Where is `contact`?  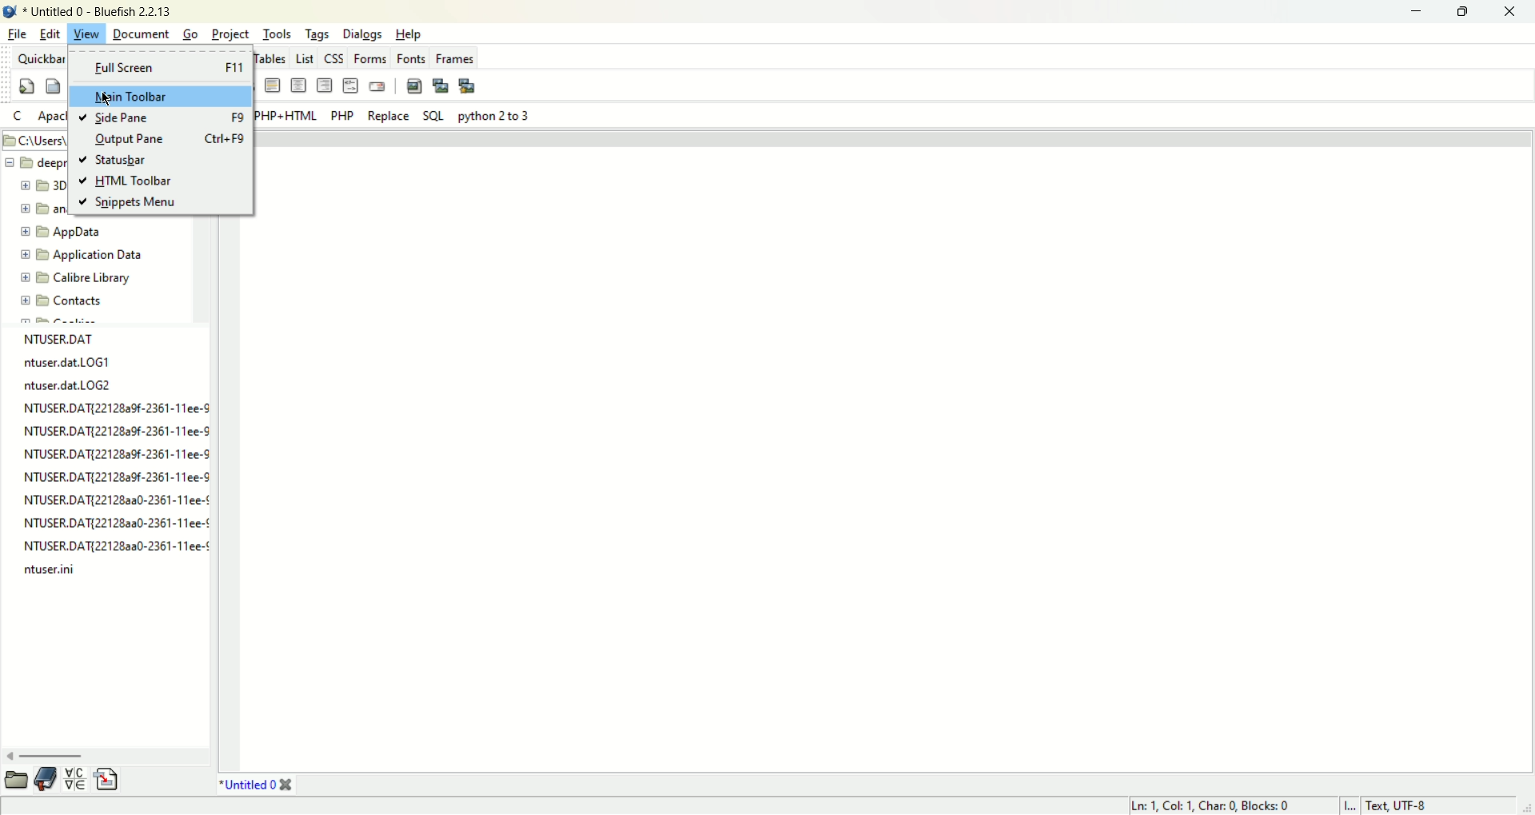 contact is located at coordinates (63, 302).